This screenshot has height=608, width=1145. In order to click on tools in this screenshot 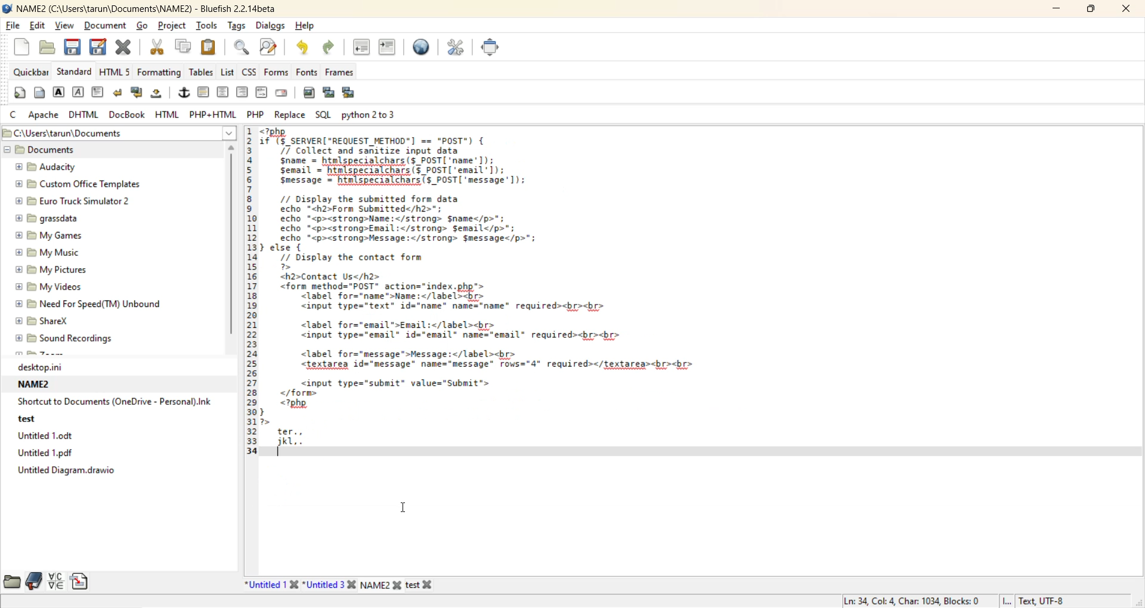, I will do `click(208, 26)`.